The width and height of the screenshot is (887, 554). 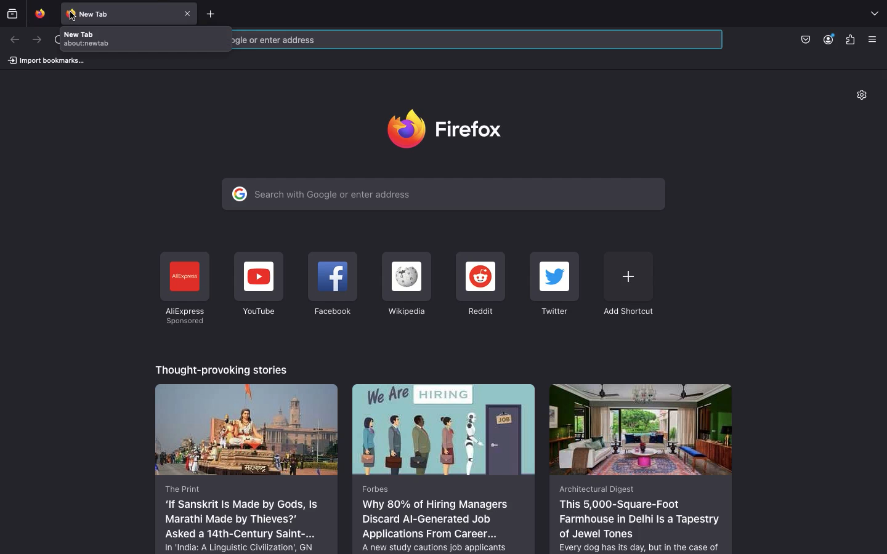 I want to click on Facebook, so click(x=332, y=286).